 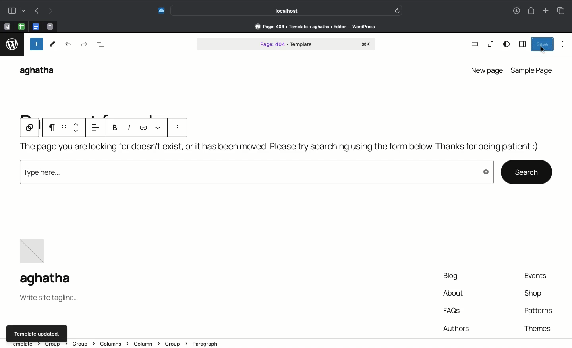 I want to click on open tab, so click(x=7, y=27).